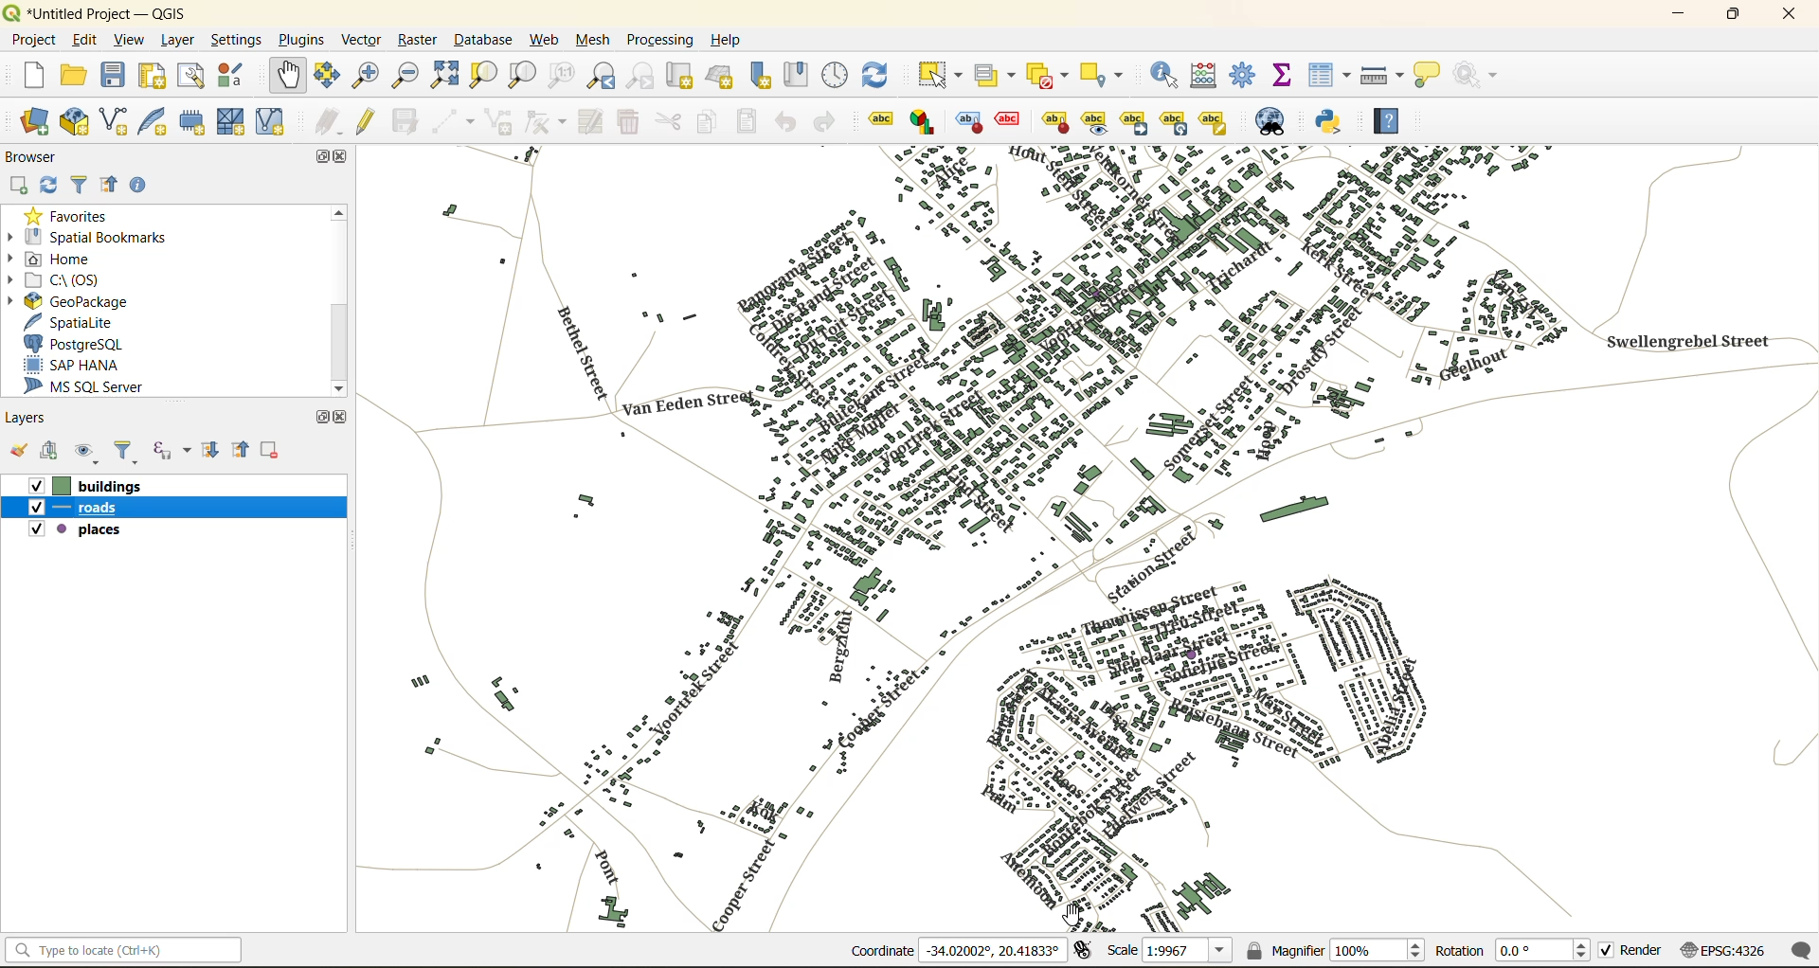 Image resolution: width=1819 pixels, height=968 pixels. I want to click on open, so click(16, 449).